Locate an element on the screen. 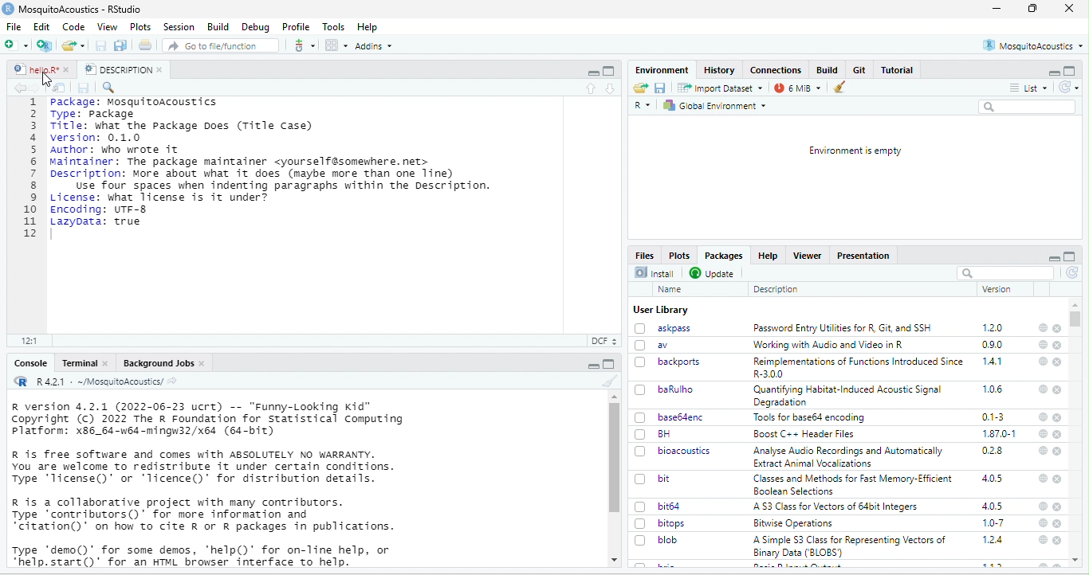 This screenshot has width=1089, height=575. maximize is located at coordinates (592, 364).